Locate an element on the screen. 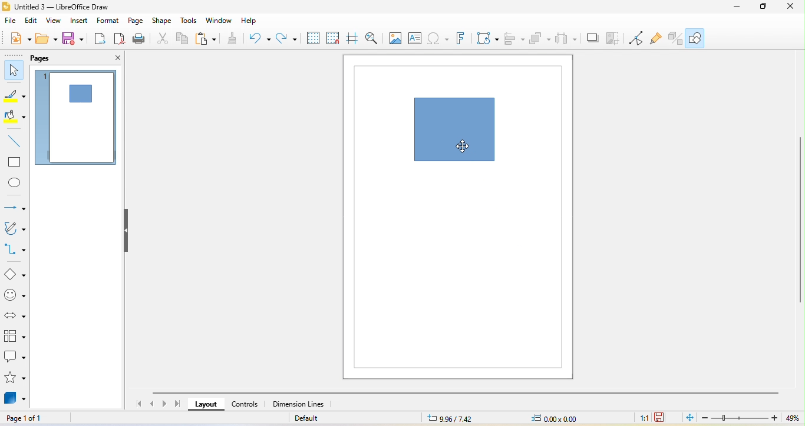 The image size is (805, 426). crop image is located at coordinates (613, 39).